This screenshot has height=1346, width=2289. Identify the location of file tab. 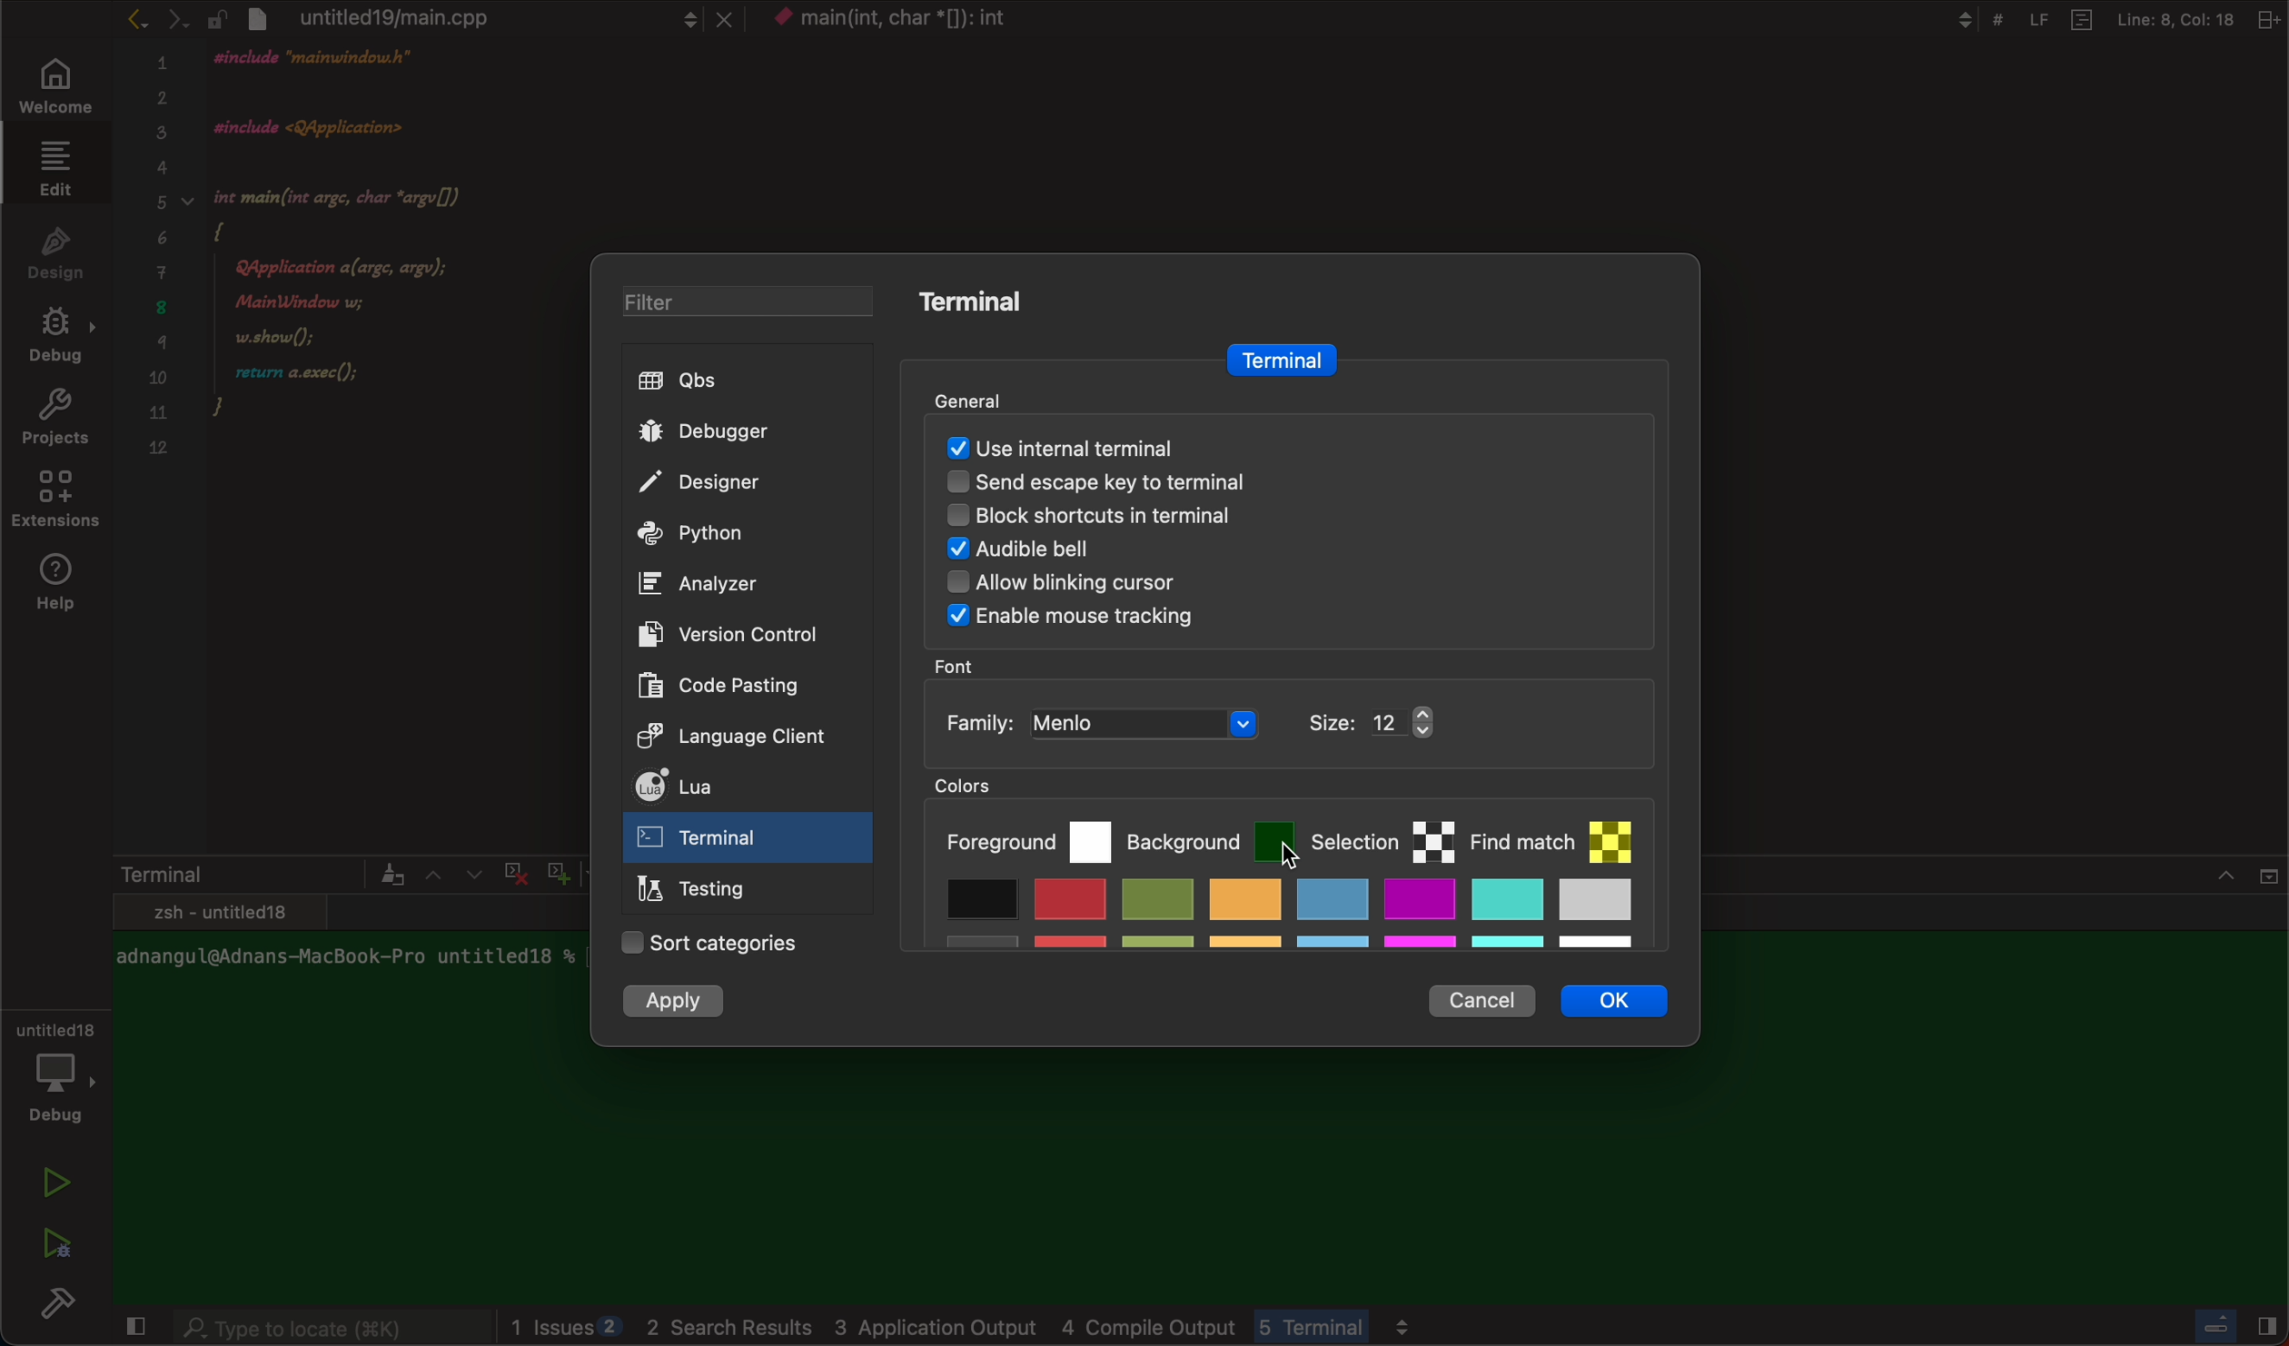
(471, 17).